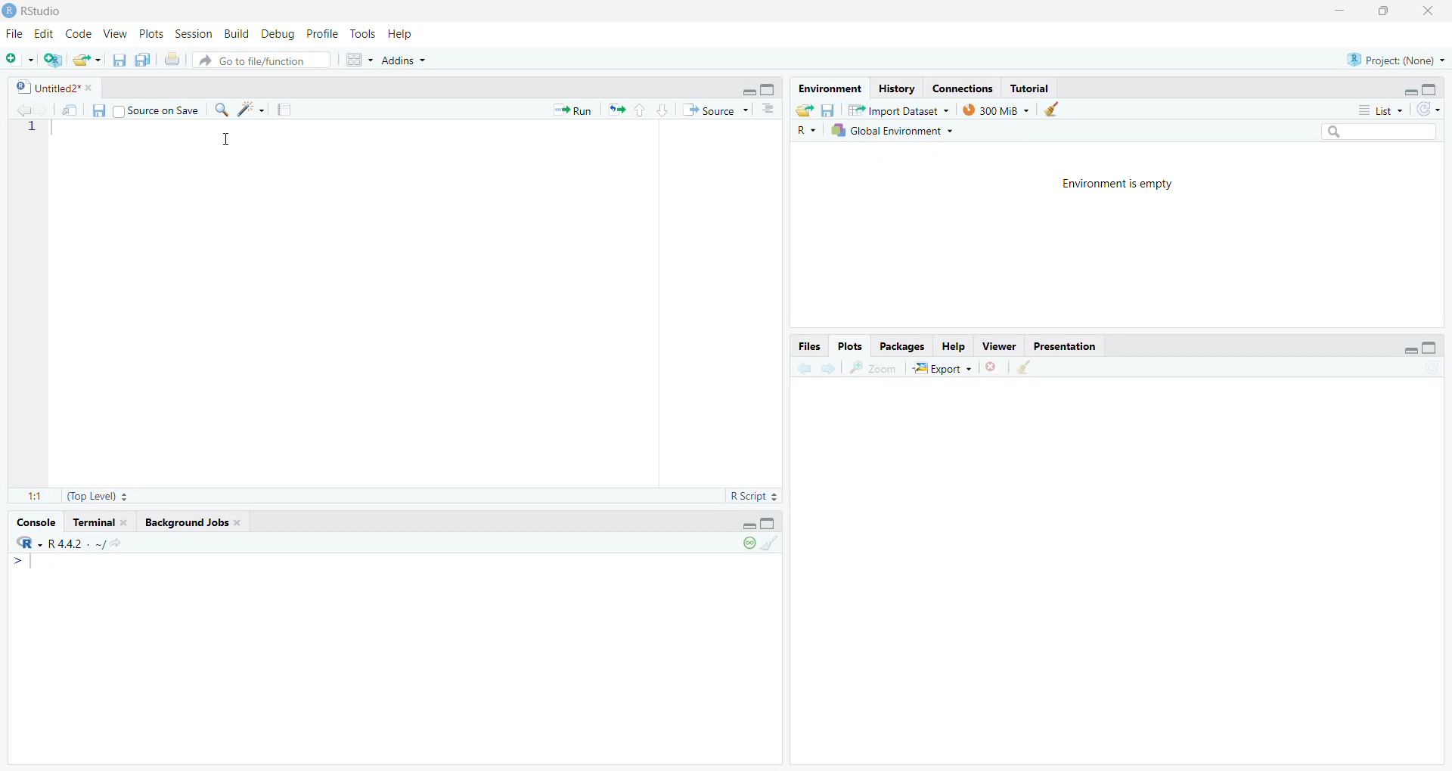 Image resolution: width=1452 pixels, height=771 pixels. Describe the element at coordinates (747, 496) in the screenshot. I see `R Script ` at that location.